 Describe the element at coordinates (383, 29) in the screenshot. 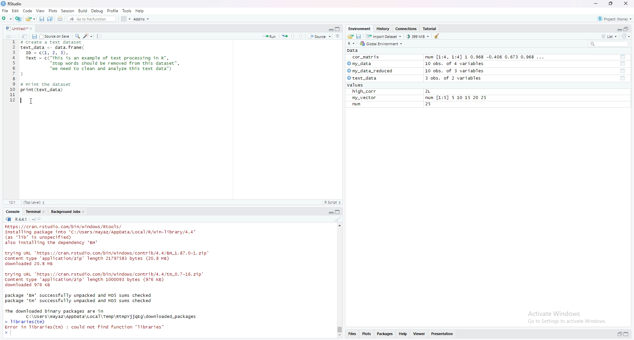

I see `history` at that location.